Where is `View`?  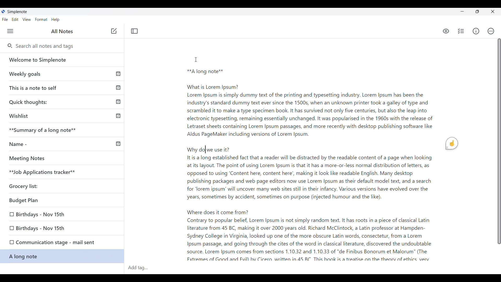 View is located at coordinates (27, 20).